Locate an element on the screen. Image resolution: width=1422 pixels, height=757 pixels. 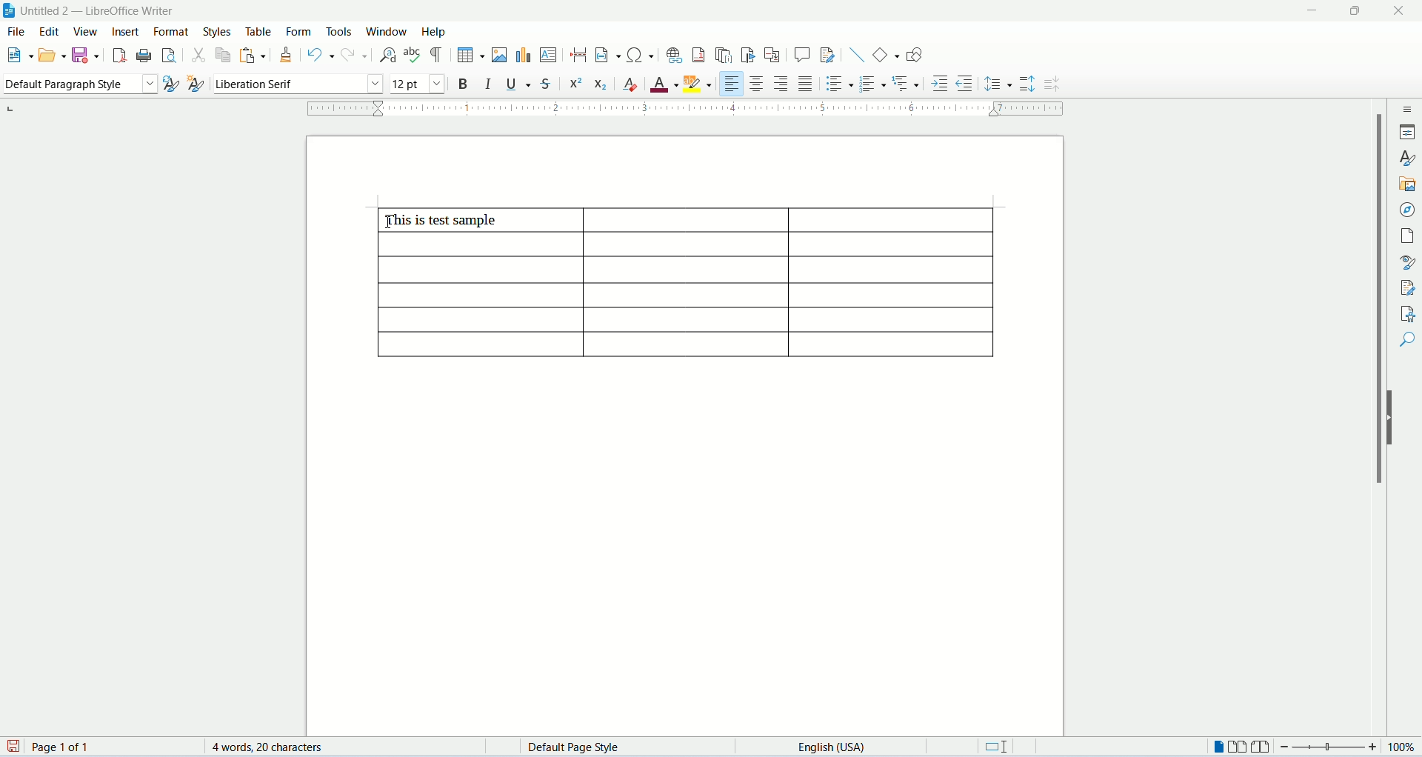
find and replace is located at coordinates (388, 55).